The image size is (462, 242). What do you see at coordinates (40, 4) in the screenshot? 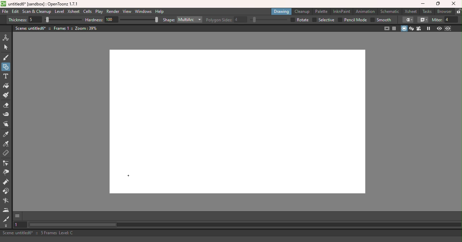
I see `untitled6* [sandbox] : OpenToonz 1.7.1` at bounding box center [40, 4].